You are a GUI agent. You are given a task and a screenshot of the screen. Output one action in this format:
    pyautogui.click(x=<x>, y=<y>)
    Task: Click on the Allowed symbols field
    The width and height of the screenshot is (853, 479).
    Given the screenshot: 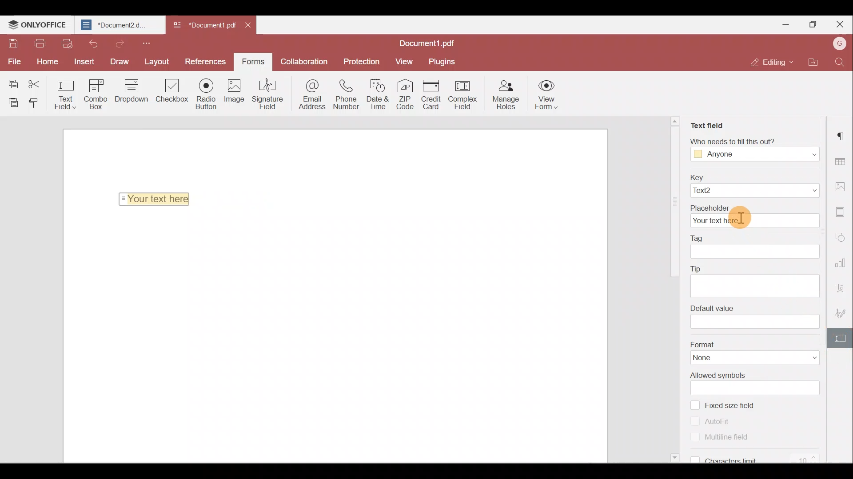 What is the action you would take?
    pyautogui.click(x=760, y=388)
    